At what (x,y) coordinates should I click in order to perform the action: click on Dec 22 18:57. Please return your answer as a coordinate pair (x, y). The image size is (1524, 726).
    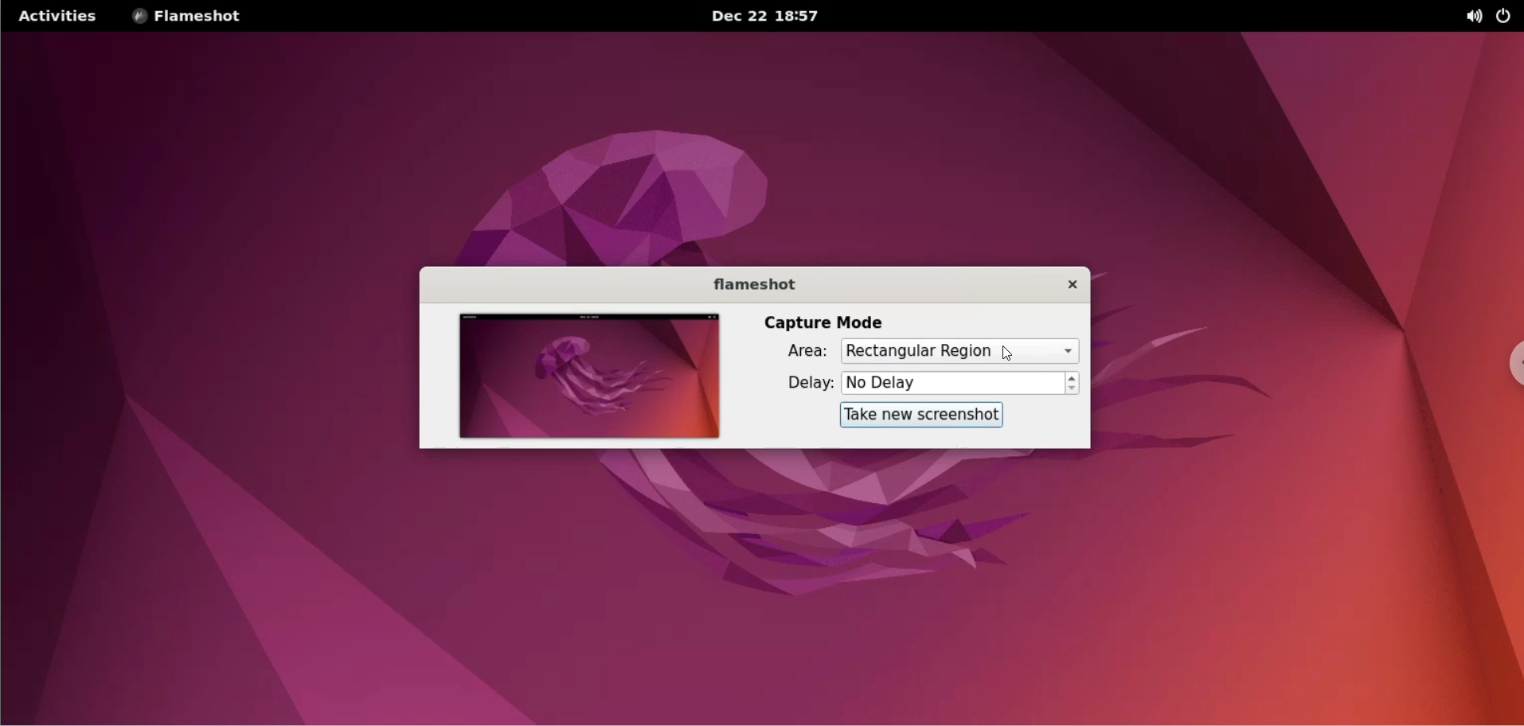
    Looking at the image, I should click on (768, 17).